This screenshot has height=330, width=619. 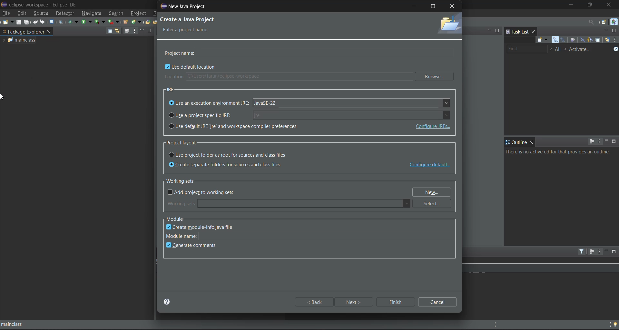 I want to click on close, so click(x=534, y=31).